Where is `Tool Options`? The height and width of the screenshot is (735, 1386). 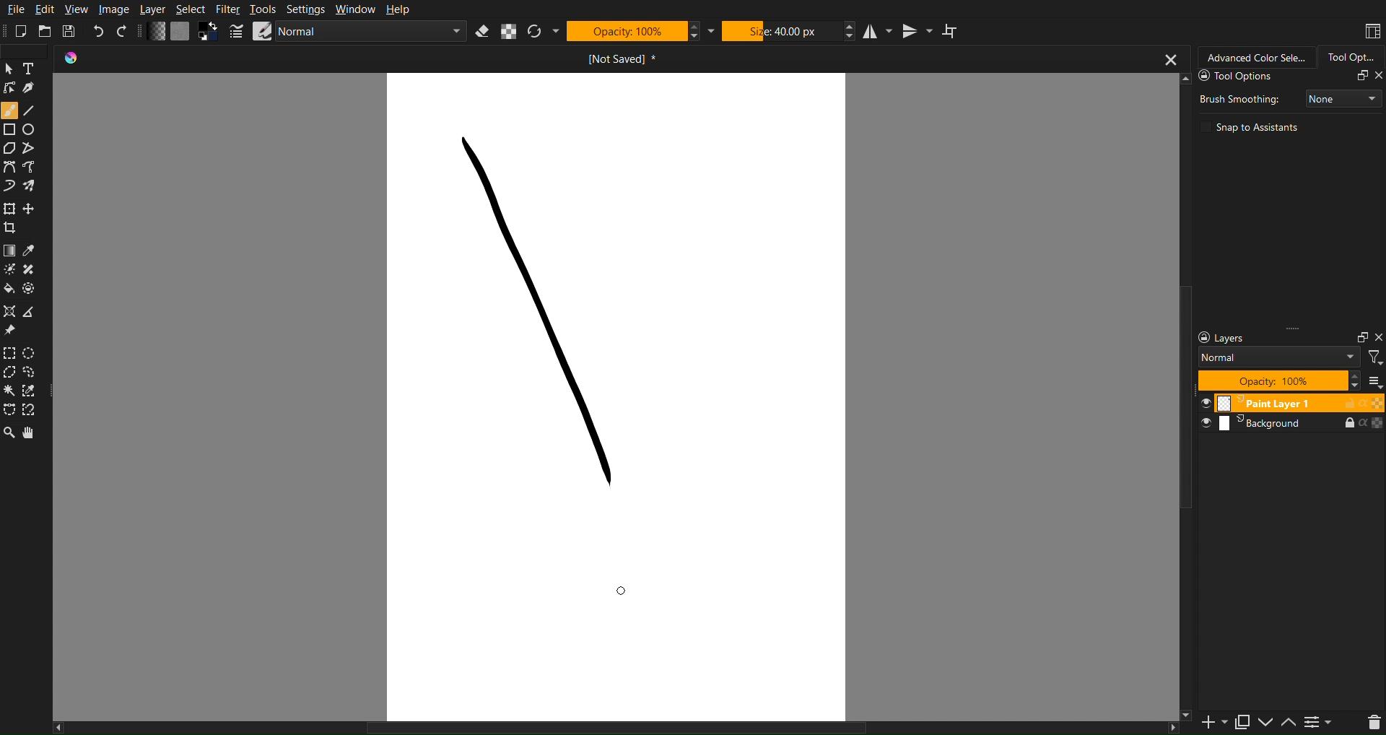
Tool Options is located at coordinates (1350, 57).